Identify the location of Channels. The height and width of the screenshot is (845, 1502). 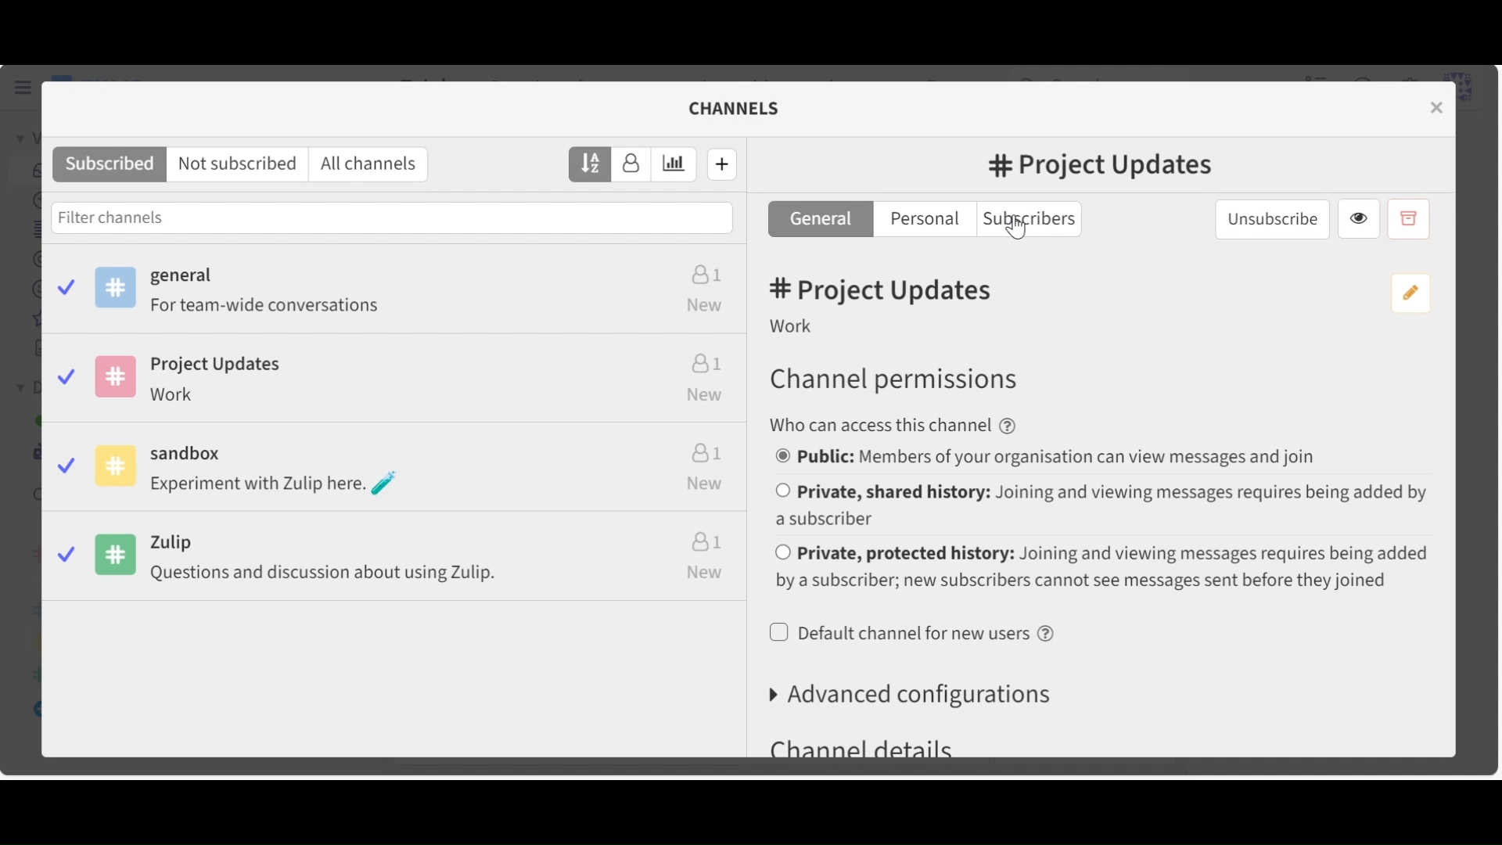
(733, 107).